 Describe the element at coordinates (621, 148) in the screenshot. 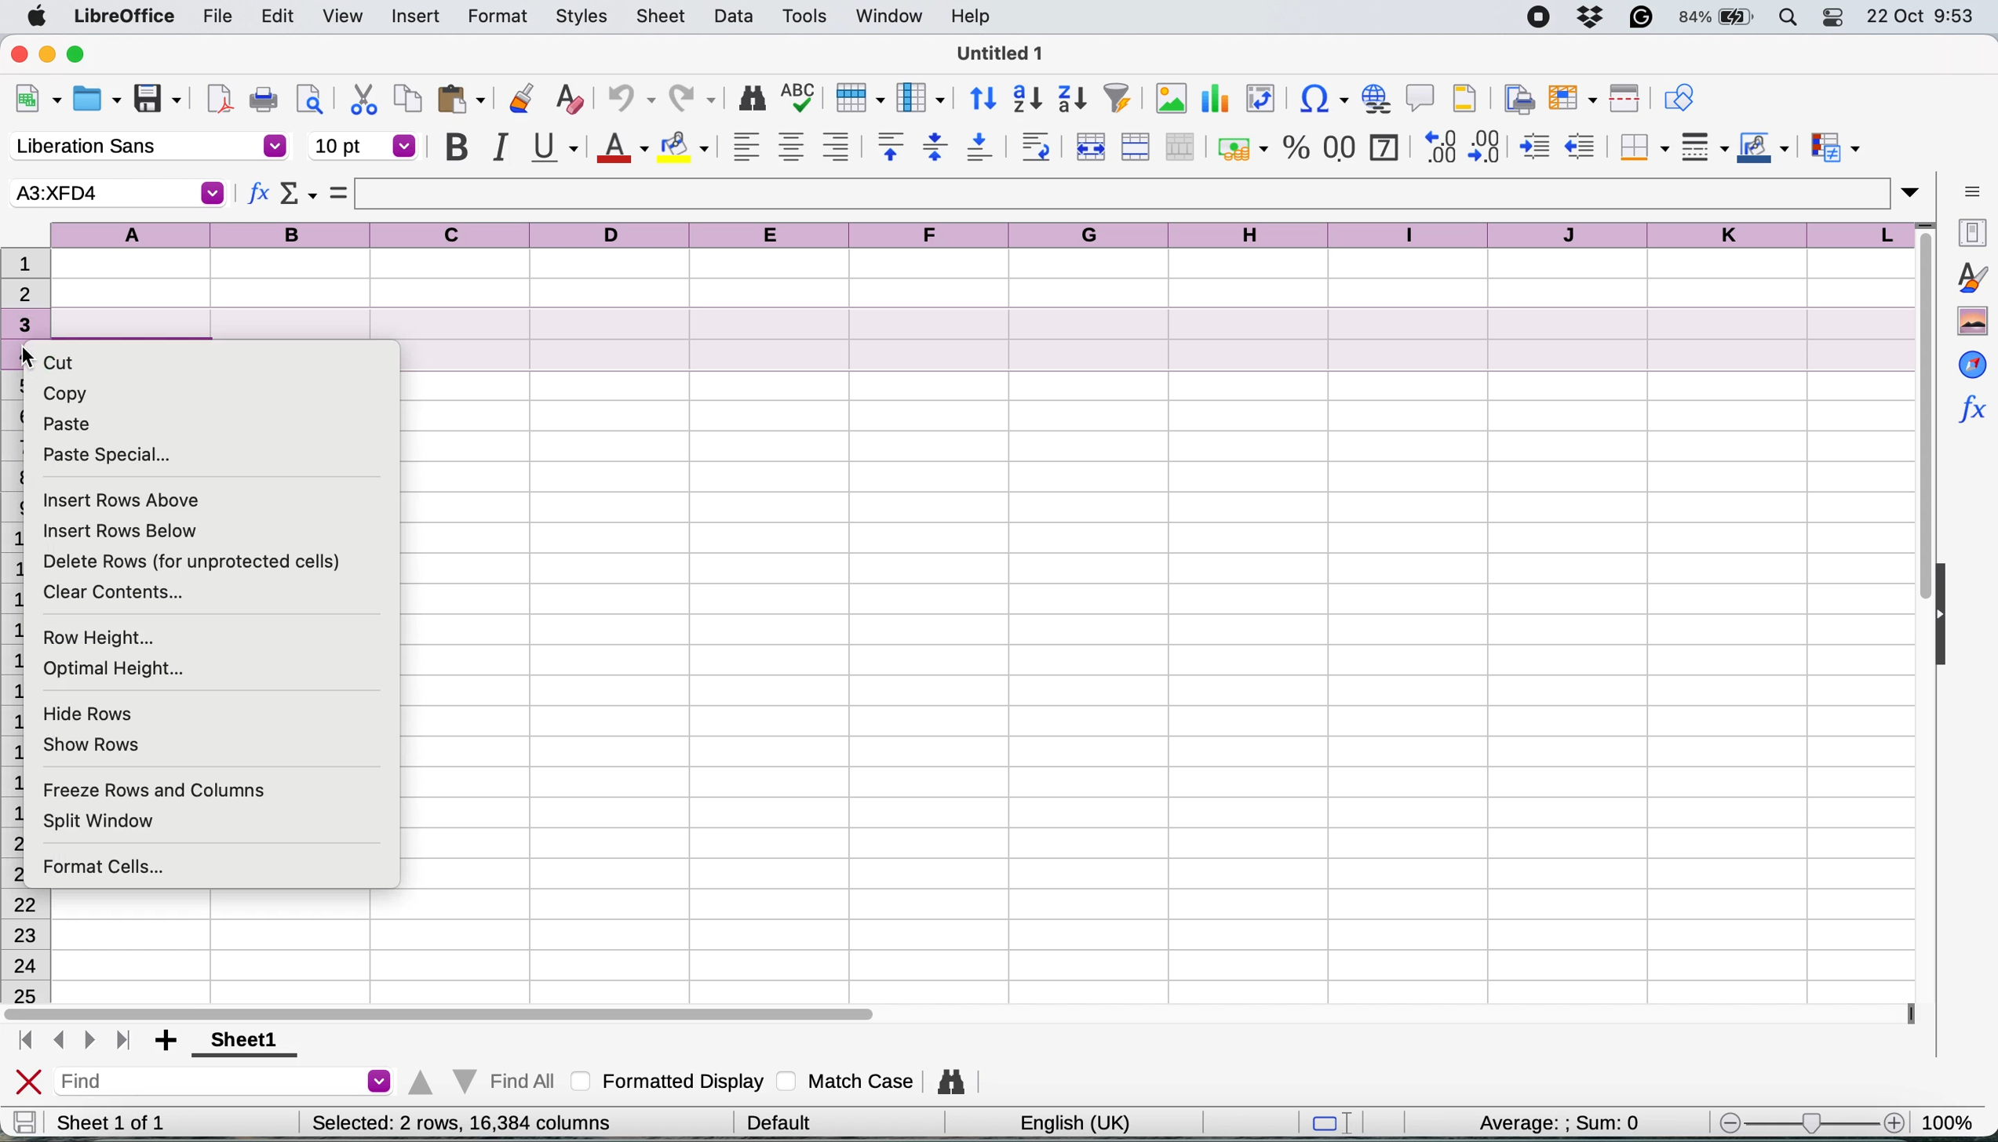

I see `text color` at that location.